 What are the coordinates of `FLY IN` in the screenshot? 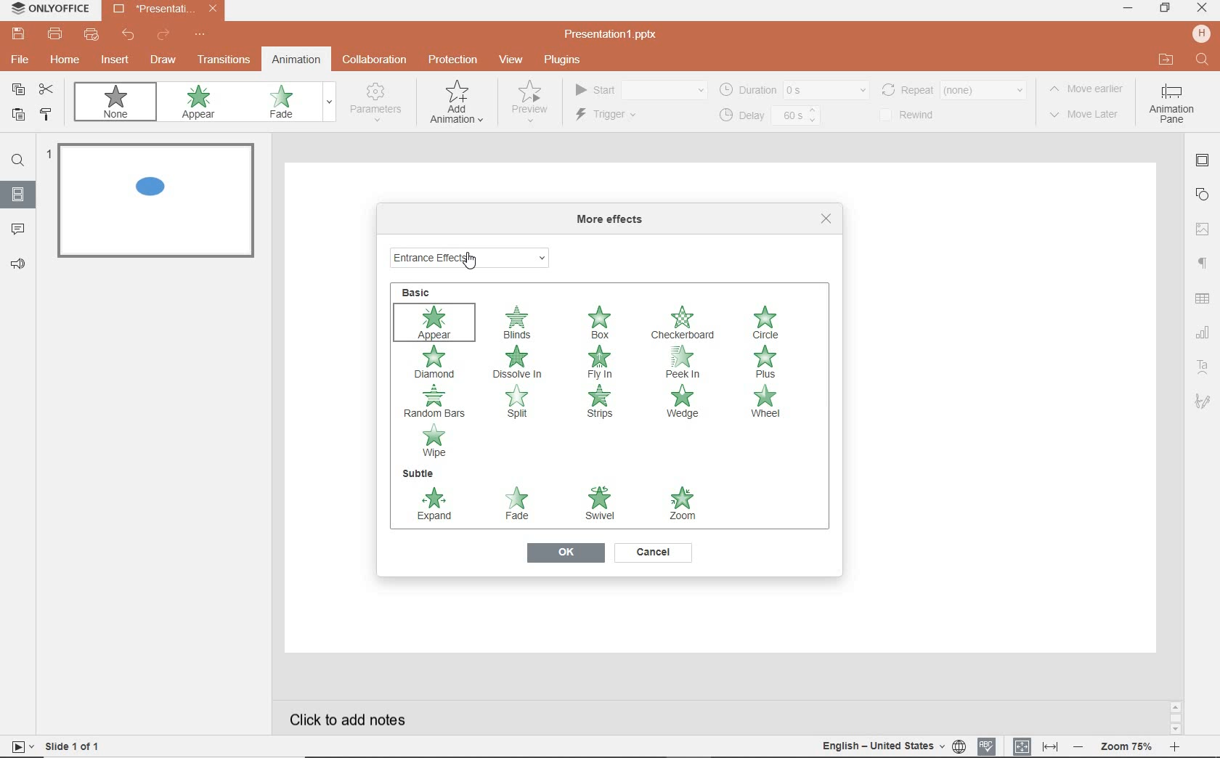 It's located at (601, 362).